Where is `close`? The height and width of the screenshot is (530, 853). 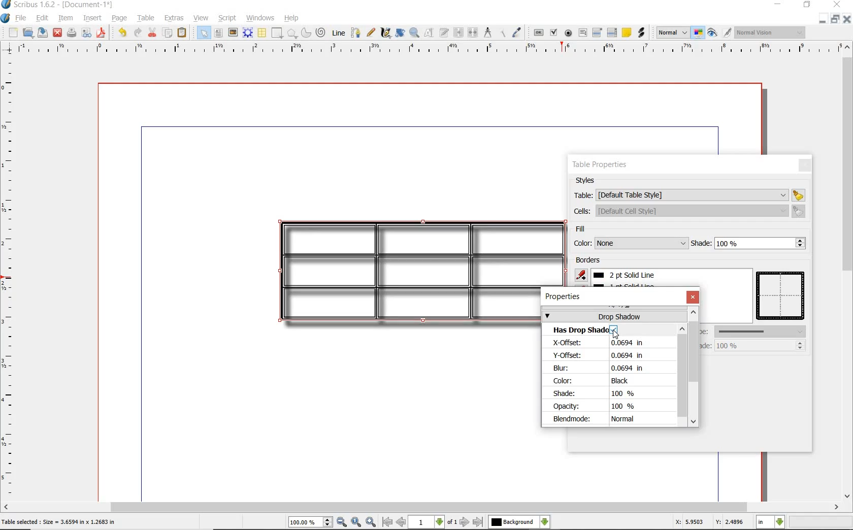 close is located at coordinates (58, 32).